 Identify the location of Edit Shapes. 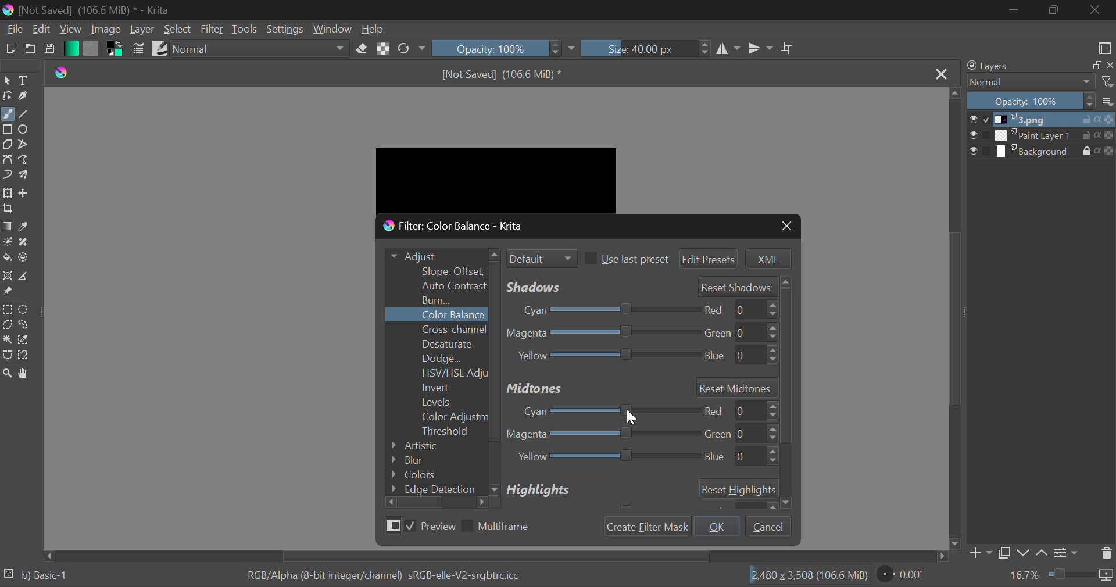
(8, 96).